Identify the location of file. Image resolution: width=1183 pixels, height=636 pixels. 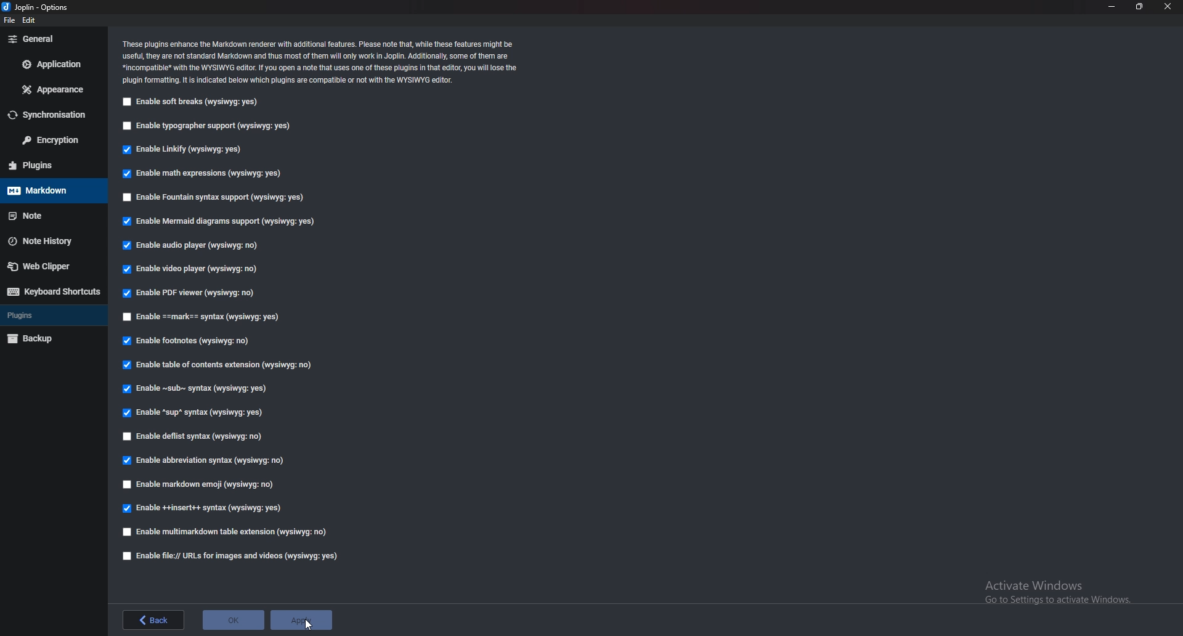
(8, 21).